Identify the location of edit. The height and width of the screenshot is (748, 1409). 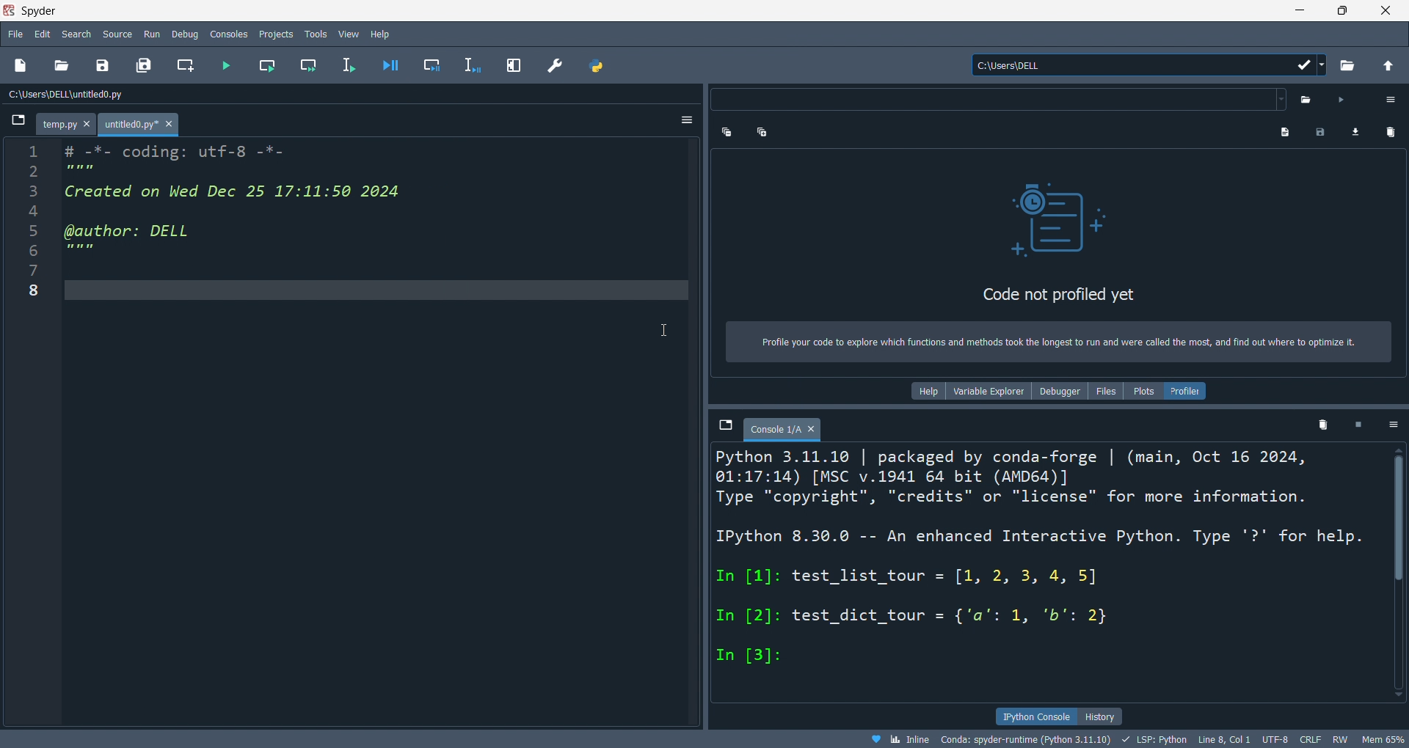
(44, 35).